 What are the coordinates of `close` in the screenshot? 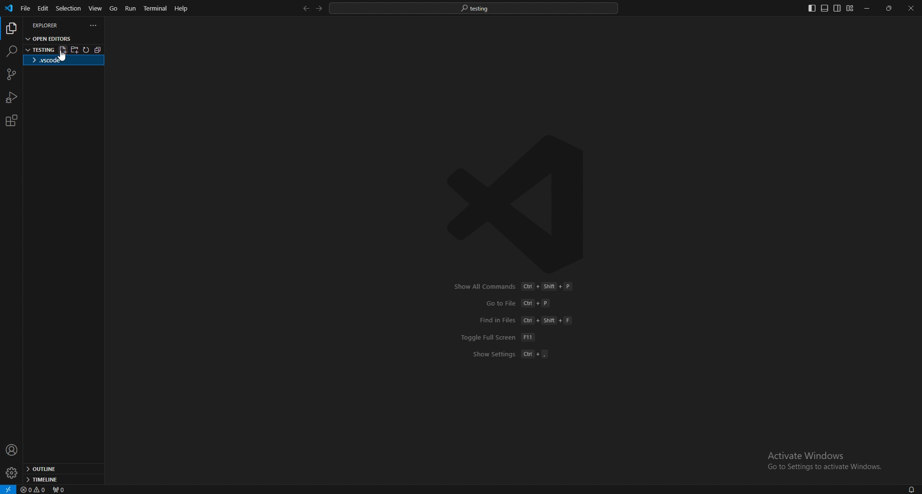 It's located at (911, 8).